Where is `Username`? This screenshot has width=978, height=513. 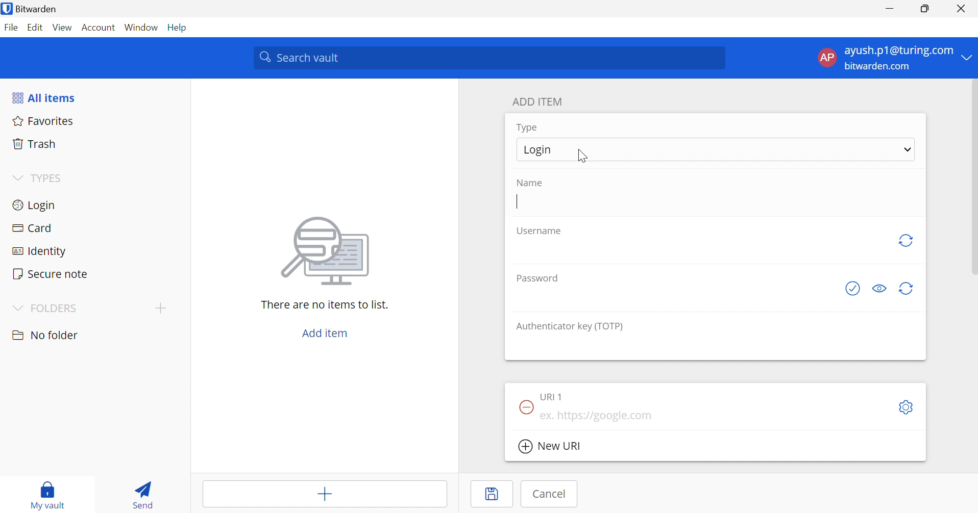 Username is located at coordinates (539, 233).